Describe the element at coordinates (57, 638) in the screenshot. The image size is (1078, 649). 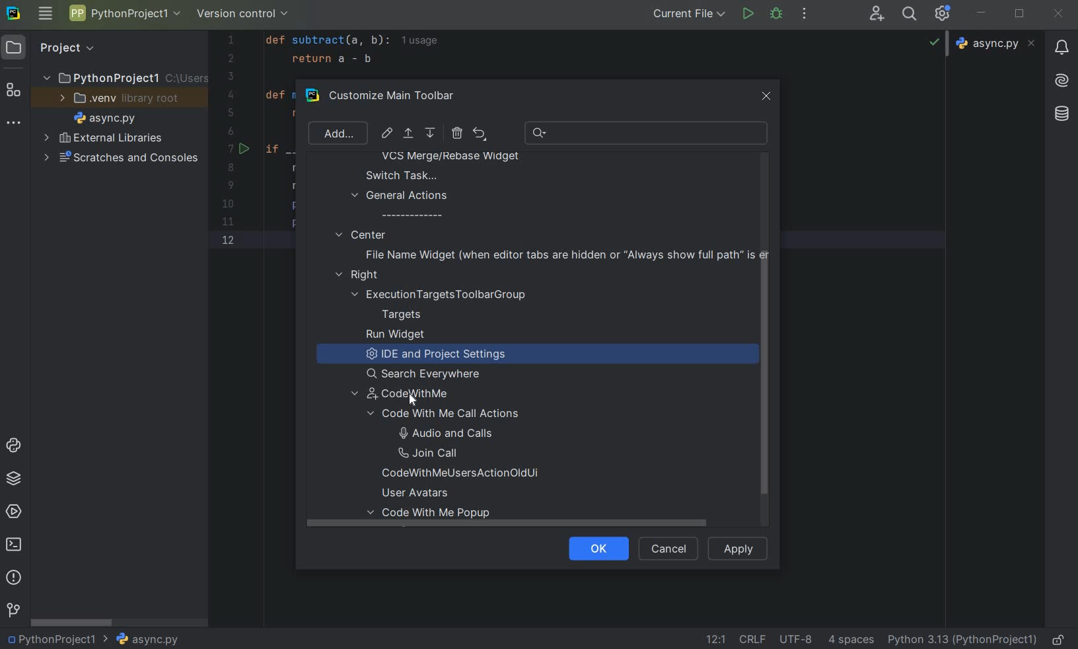
I see `PROJECT NAME` at that location.